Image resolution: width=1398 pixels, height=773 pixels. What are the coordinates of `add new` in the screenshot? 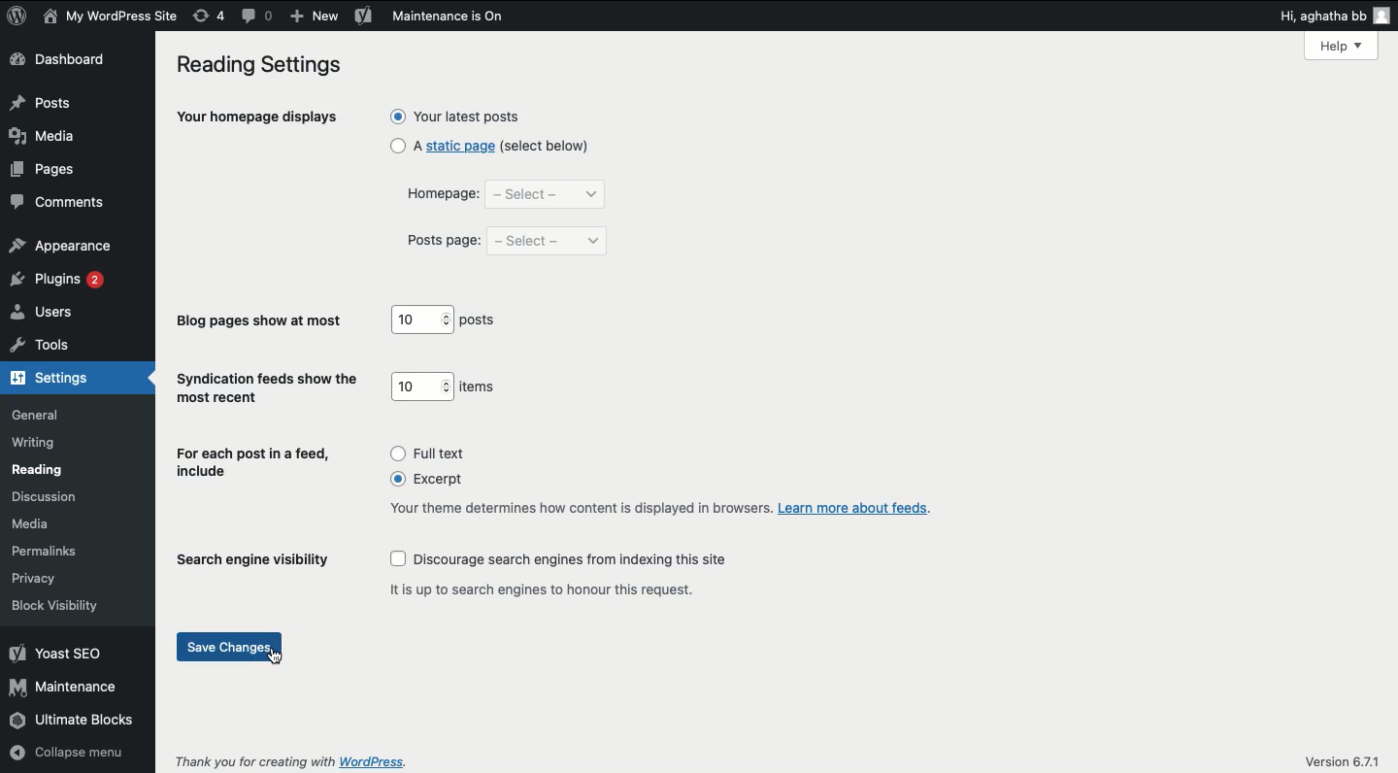 It's located at (314, 15).